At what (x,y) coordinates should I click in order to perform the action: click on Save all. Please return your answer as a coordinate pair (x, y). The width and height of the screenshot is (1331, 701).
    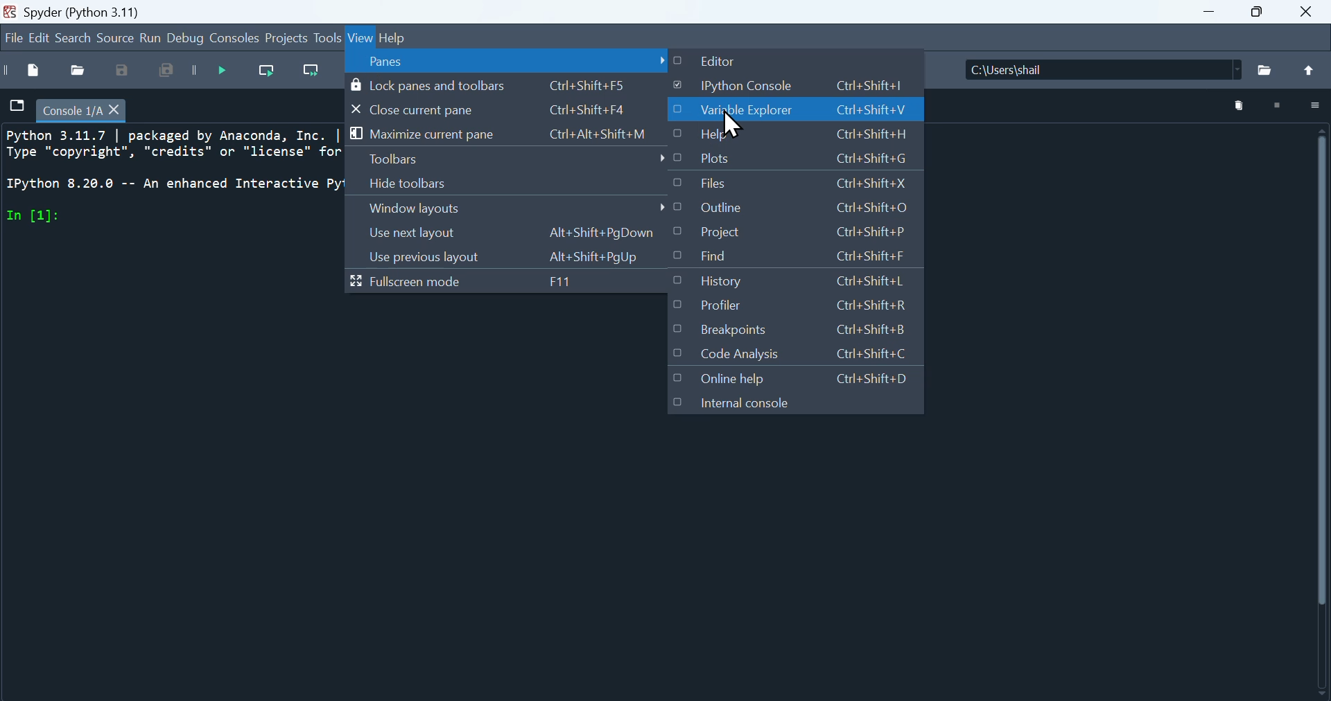
    Looking at the image, I should click on (173, 73).